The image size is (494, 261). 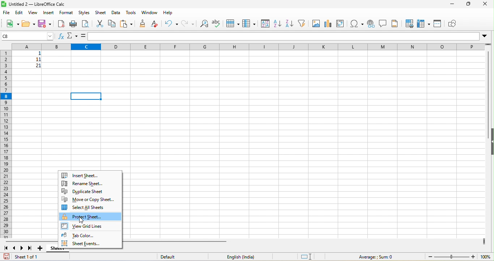 I want to click on split window, so click(x=438, y=24).